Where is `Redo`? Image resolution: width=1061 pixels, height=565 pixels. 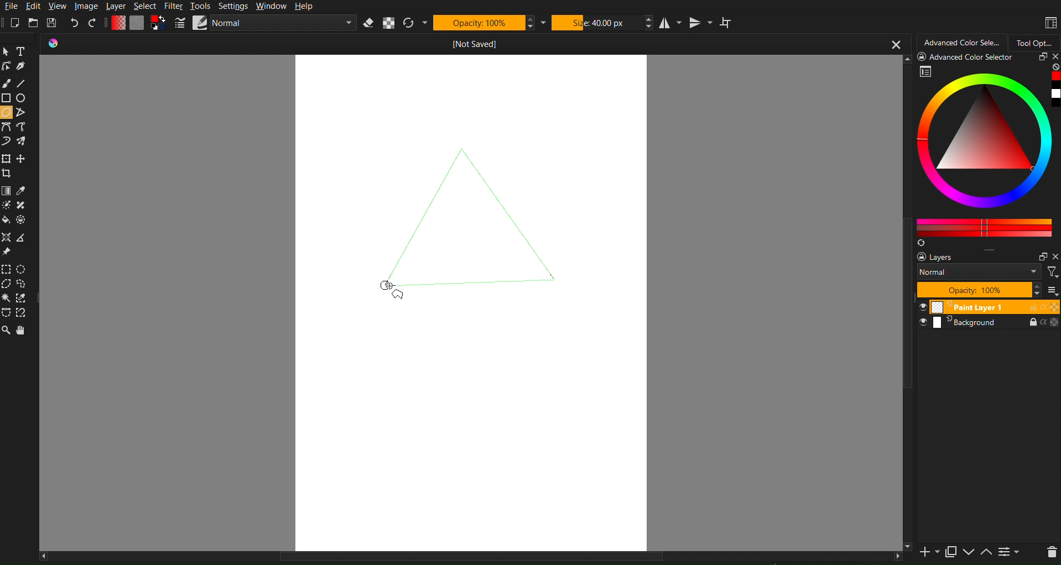 Redo is located at coordinates (92, 23).